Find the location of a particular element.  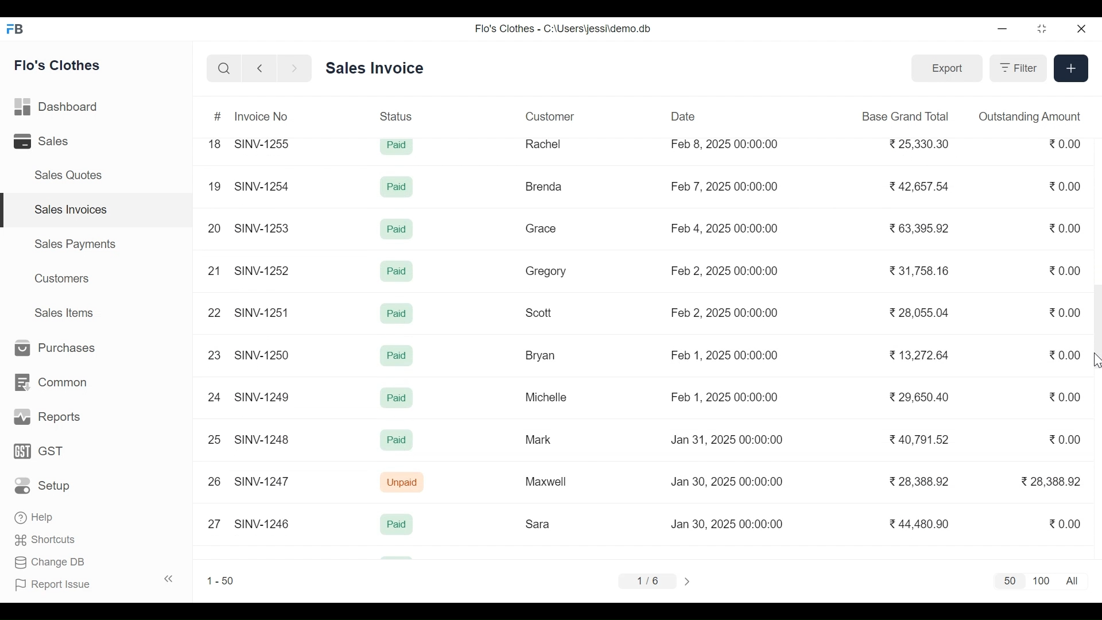

Feb 7, 2025 00:00:00 is located at coordinates (724, 186).